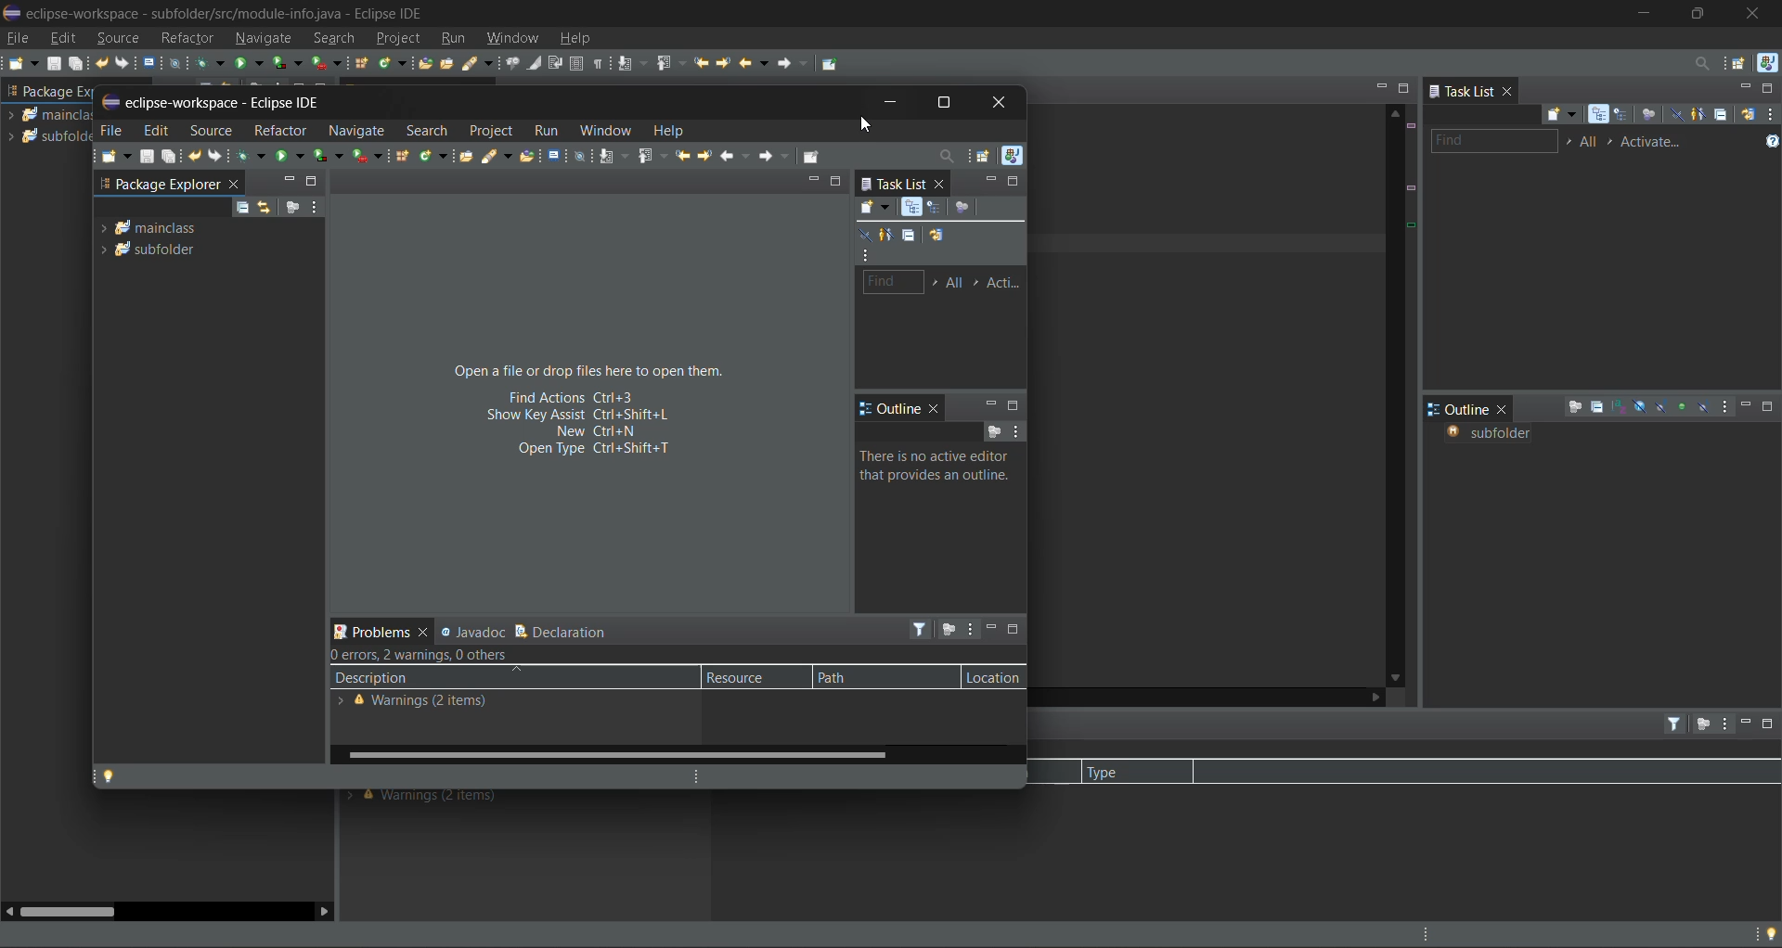 The image size is (1782, 948). Describe the element at coordinates (421, 702) in the screenshot. I see `metadata` at that location.